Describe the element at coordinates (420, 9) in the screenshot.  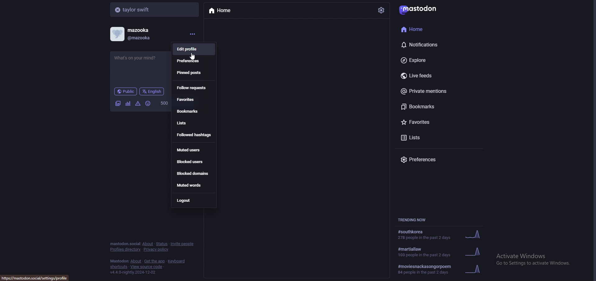
I see `mastodon` at that location.